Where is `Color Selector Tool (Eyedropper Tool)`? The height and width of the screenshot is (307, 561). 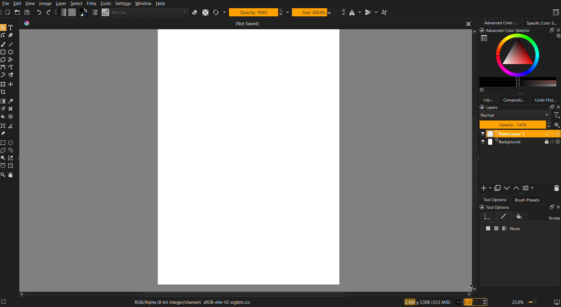
Color Selector Tool (Eyedropper Tool) is located at coordinates (11, 101).